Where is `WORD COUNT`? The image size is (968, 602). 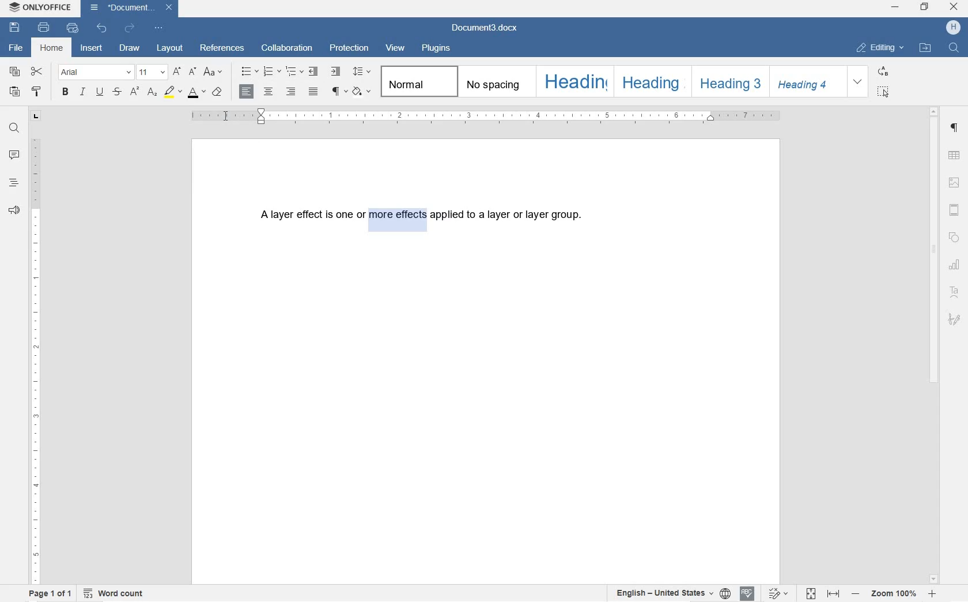 WORD COUNT is located at coordinates (114, 593).